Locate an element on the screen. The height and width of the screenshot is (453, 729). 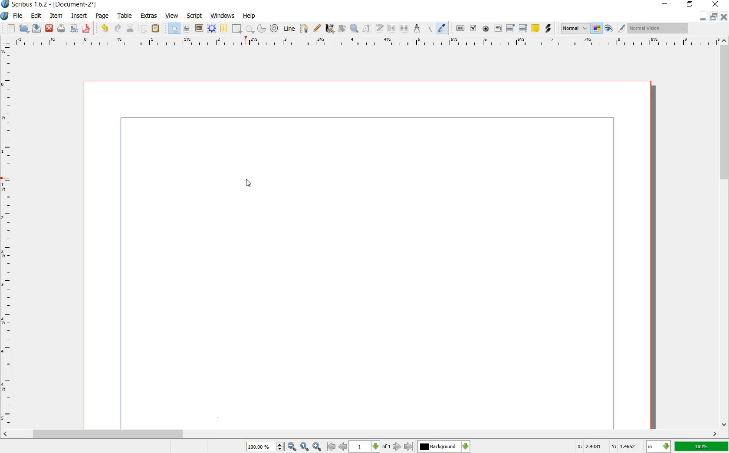
RESTORE is located at coordinates (715, 16).